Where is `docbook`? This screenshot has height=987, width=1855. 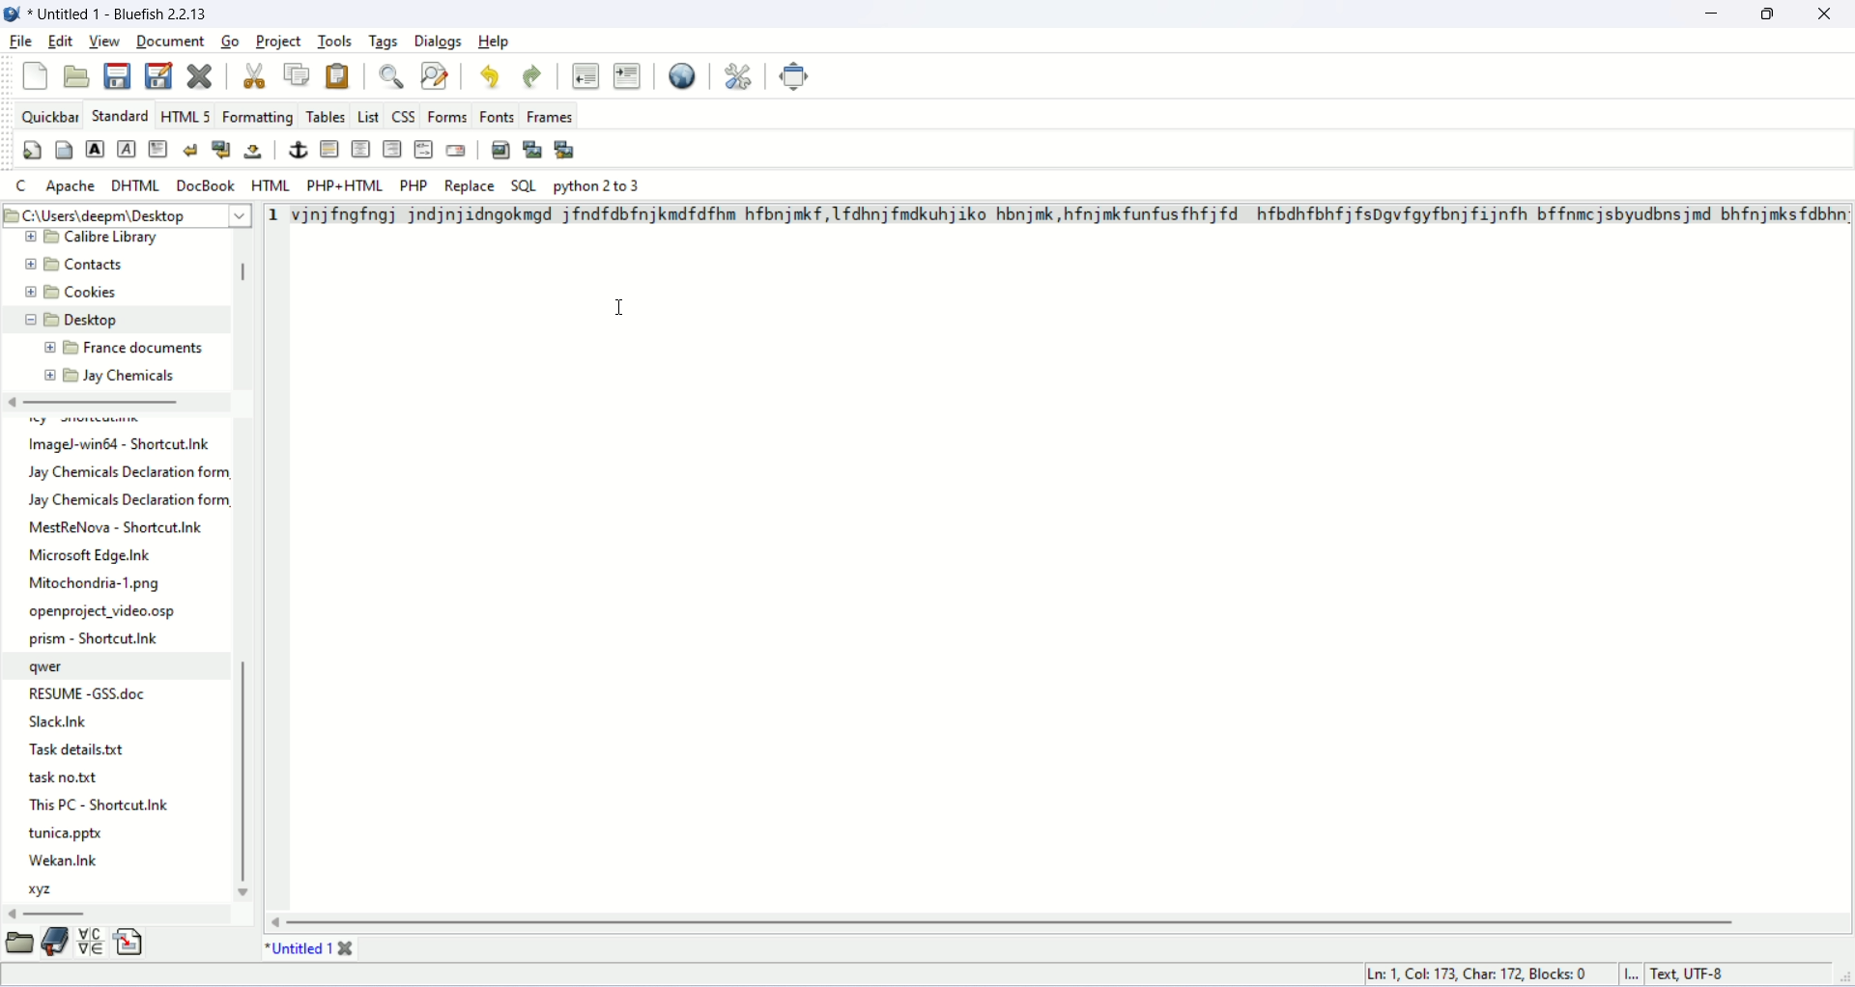
docbook is located at coordinates (205, 185).